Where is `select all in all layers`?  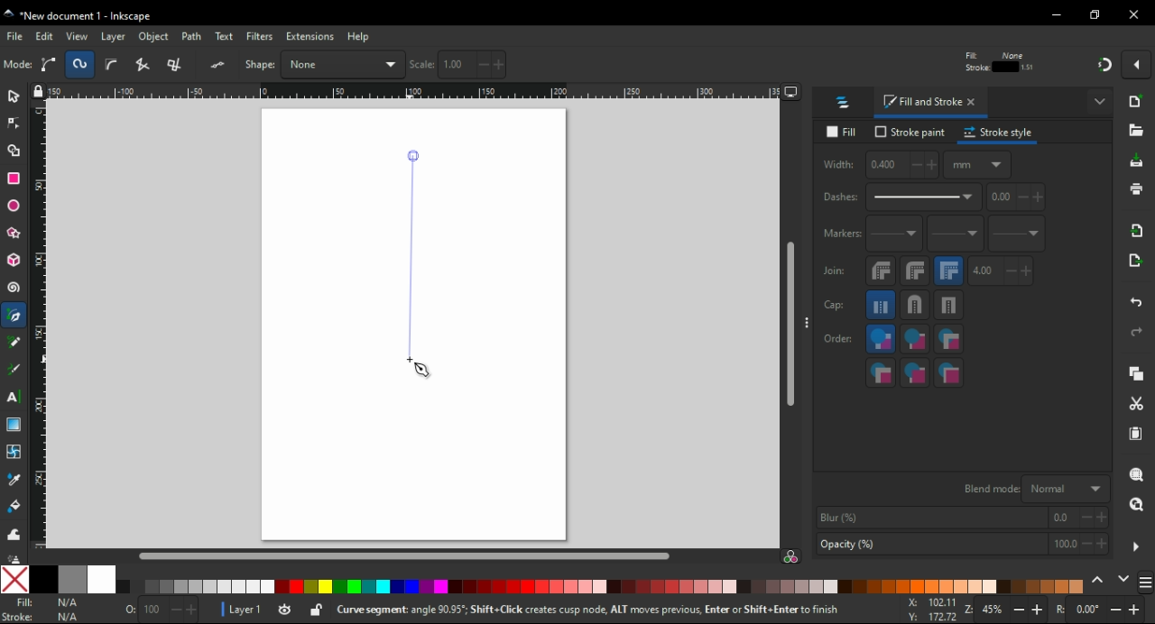
select all in all layers is located at coordinates (51, 64).